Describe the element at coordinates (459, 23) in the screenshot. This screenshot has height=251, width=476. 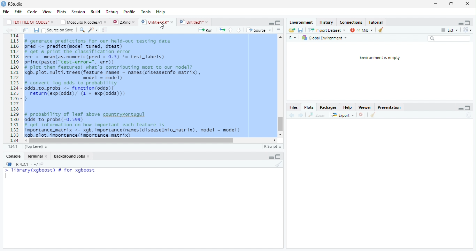
I see `Minimize` at that location.